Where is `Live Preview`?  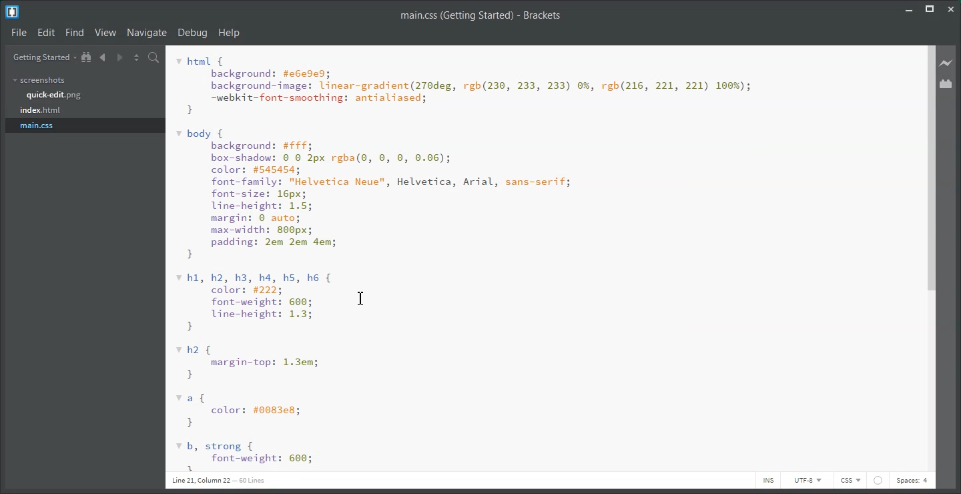 Live Preview is located at coordinates (949, 63).